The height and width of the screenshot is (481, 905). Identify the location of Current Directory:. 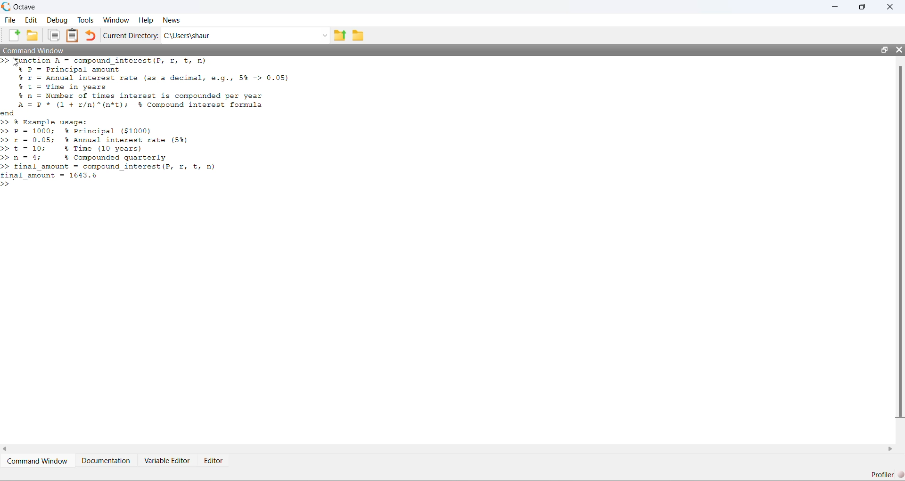
(131, 36).